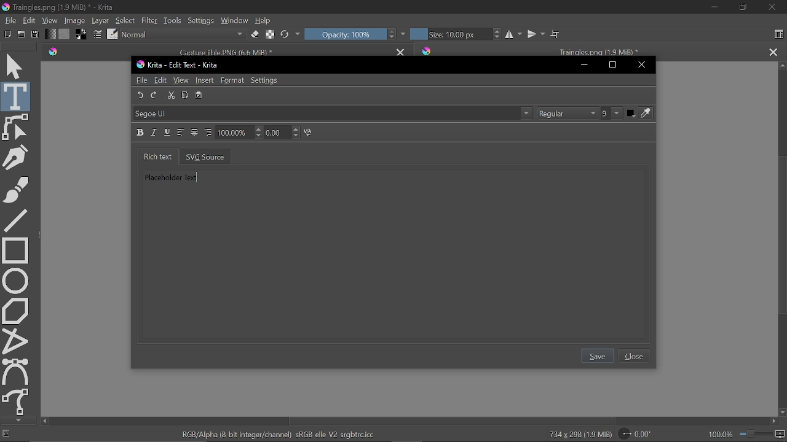 The width and height of the screenshot is (787, 442). What do you see at coordinates (81, 34) in the screenshot?
I see `Foreground color` at bounding box center [81, 34].